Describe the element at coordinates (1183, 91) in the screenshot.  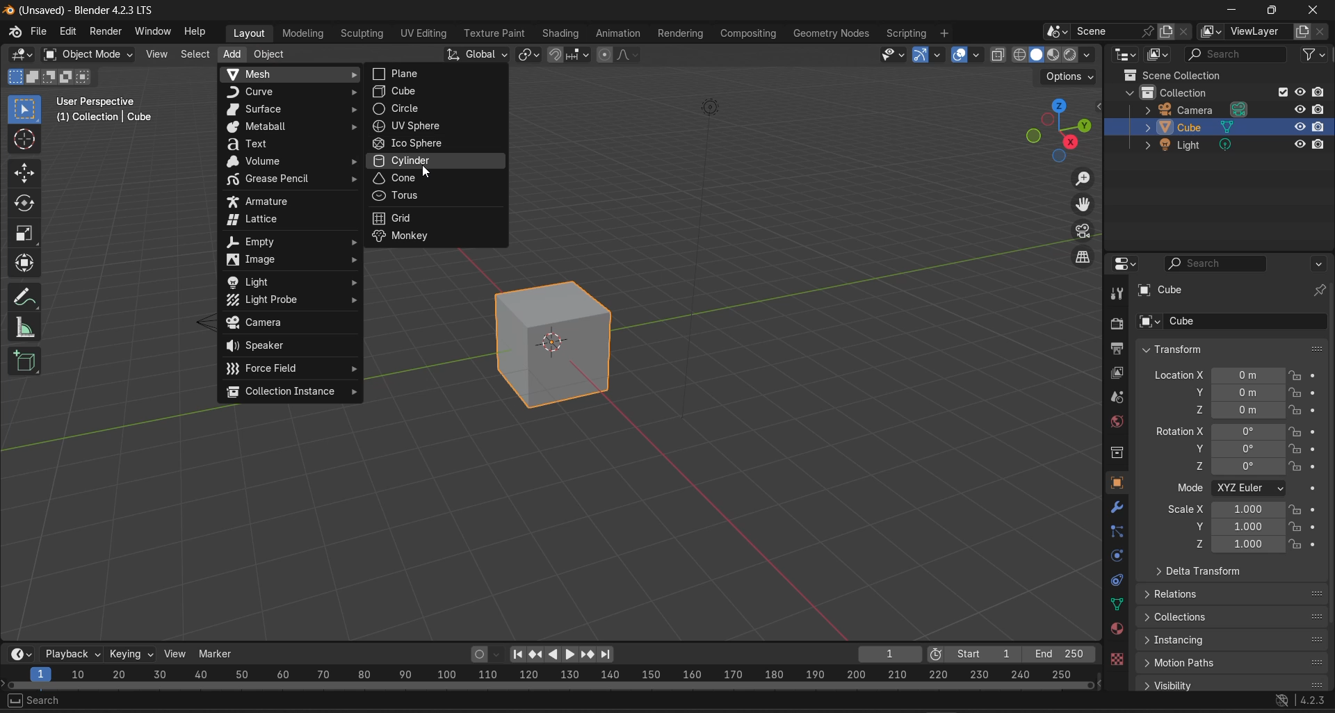
I see `collection` at that location.